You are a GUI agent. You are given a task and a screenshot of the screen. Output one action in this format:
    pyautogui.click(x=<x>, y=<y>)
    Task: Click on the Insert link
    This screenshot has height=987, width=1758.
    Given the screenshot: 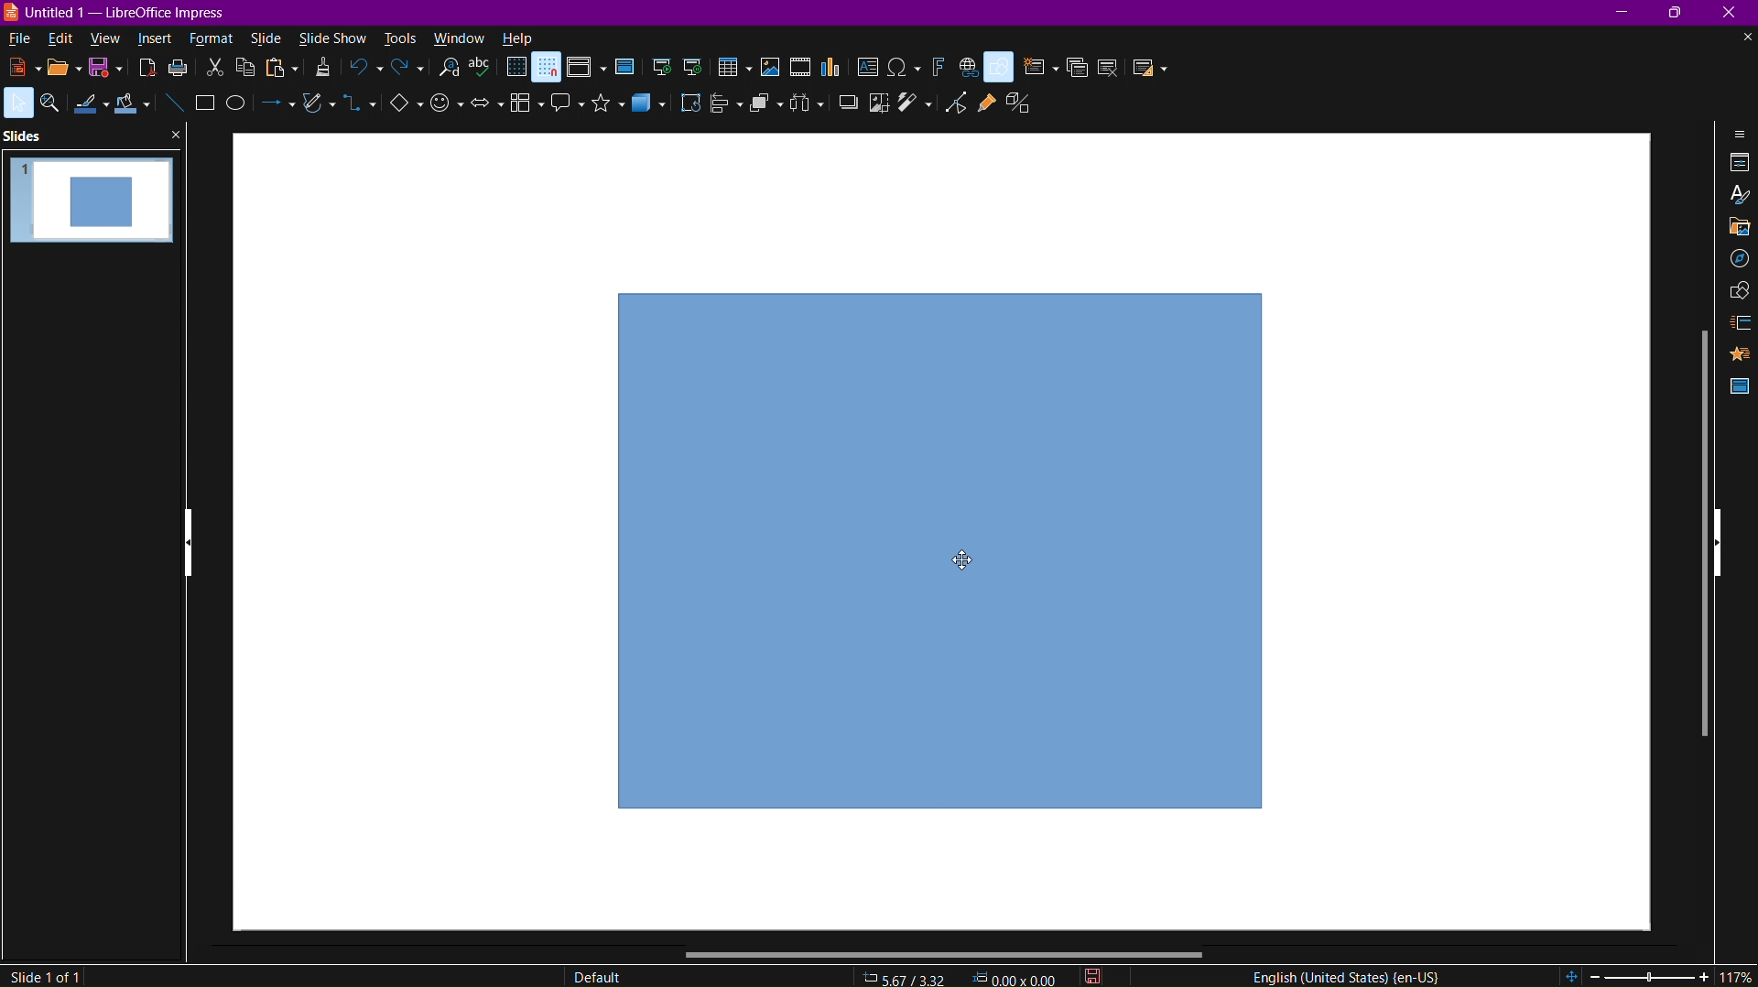 What is the action you would take?
    pyautogui.click(x=968, y=68)
    